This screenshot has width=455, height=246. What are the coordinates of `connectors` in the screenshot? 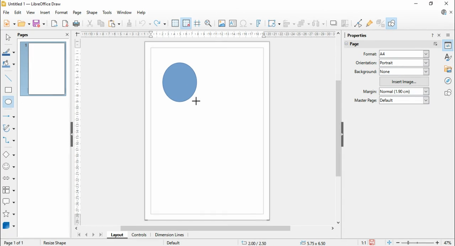 It's located at (9, 140).